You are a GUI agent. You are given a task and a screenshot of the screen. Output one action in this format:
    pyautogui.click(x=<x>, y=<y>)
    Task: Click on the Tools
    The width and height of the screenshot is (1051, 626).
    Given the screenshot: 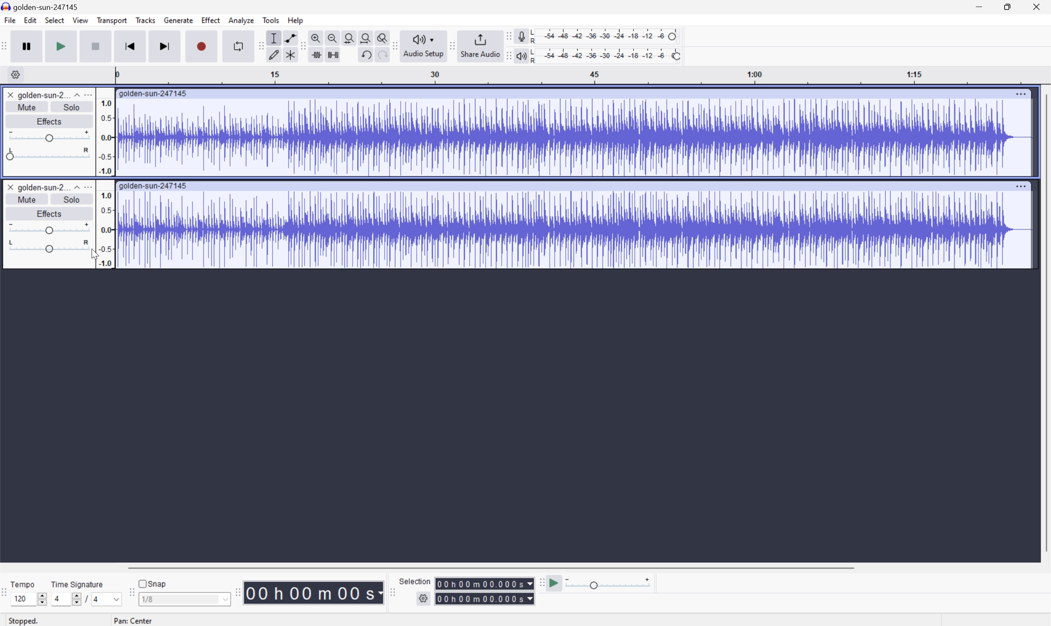 What is the action you would take?
    pyautogui.click(x=271, y=20)
    